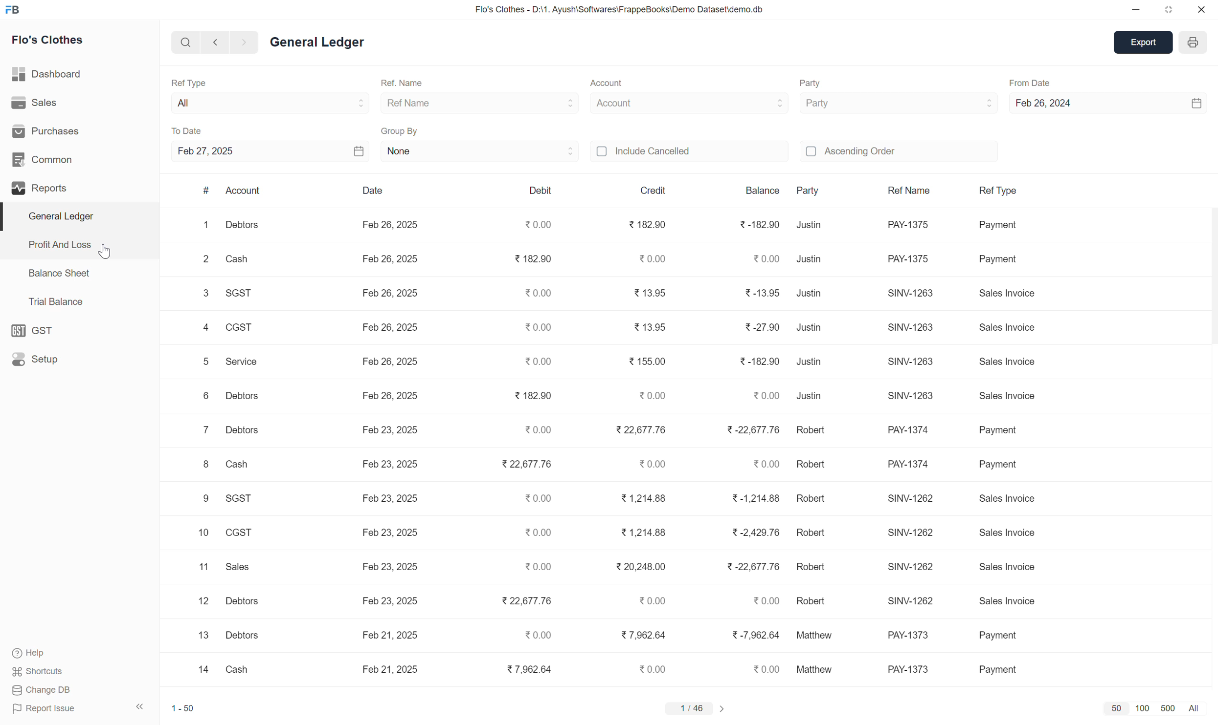  Describe the element at coordinates (46, 190) in the screenshot. I see `Reports` at that location.